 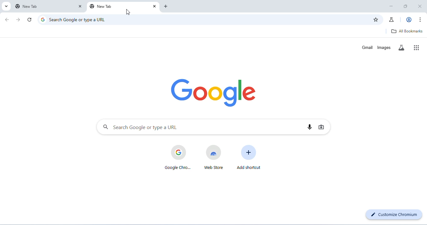 I want to click on maximize, so click(x=406, y=6).